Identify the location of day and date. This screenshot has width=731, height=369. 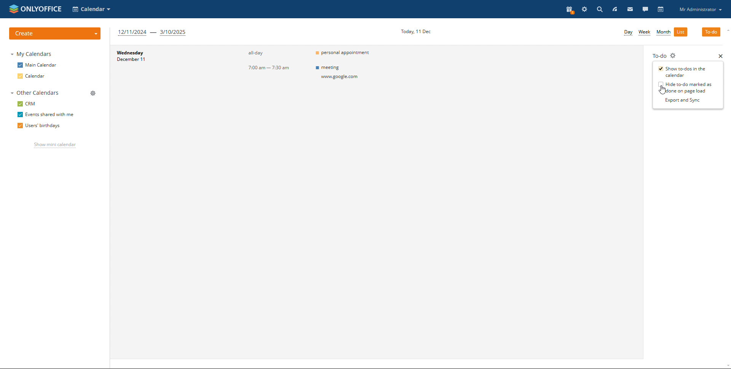
(146, 58).